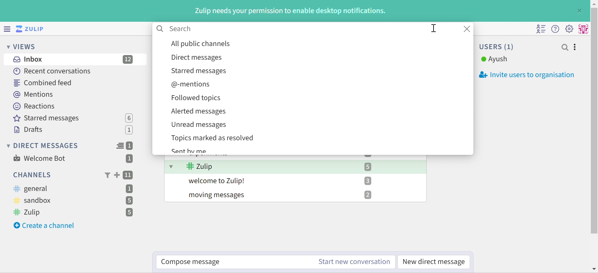 This screenshot has width=598, height=273. I want to click on Help menu, so click(556, 29).